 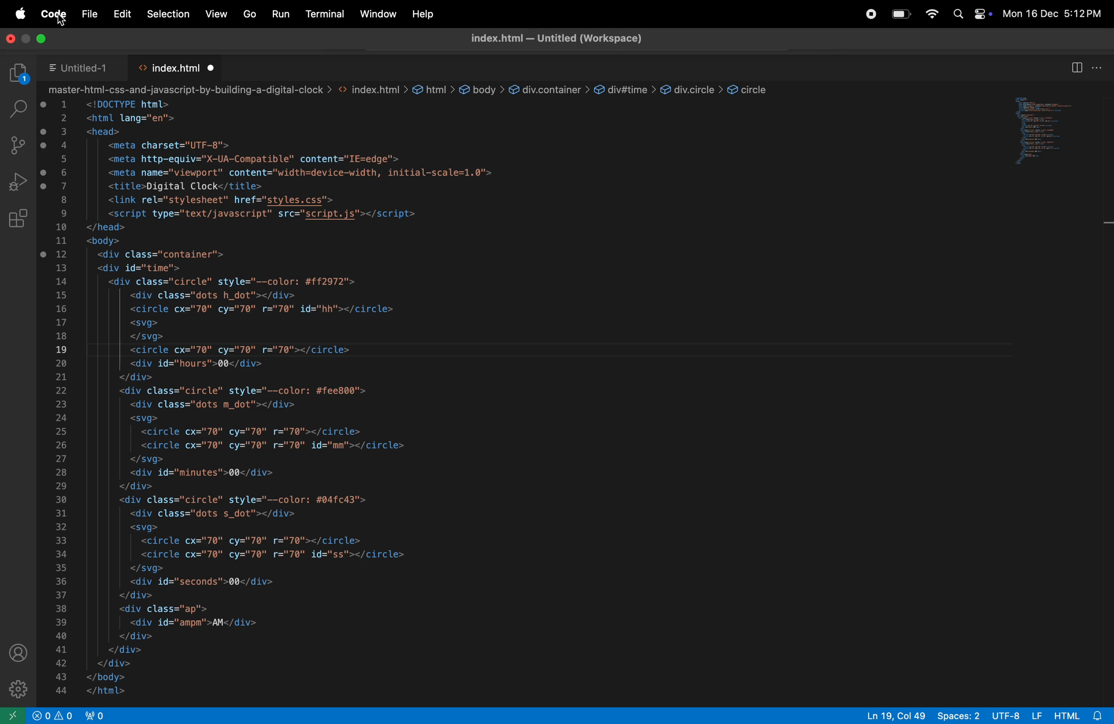 What do you see at coordinates (259, 432) in the screenshot?
I see `<circle cx="70" cy="70" r="70"></circle>` at bounding box center [259, 432].